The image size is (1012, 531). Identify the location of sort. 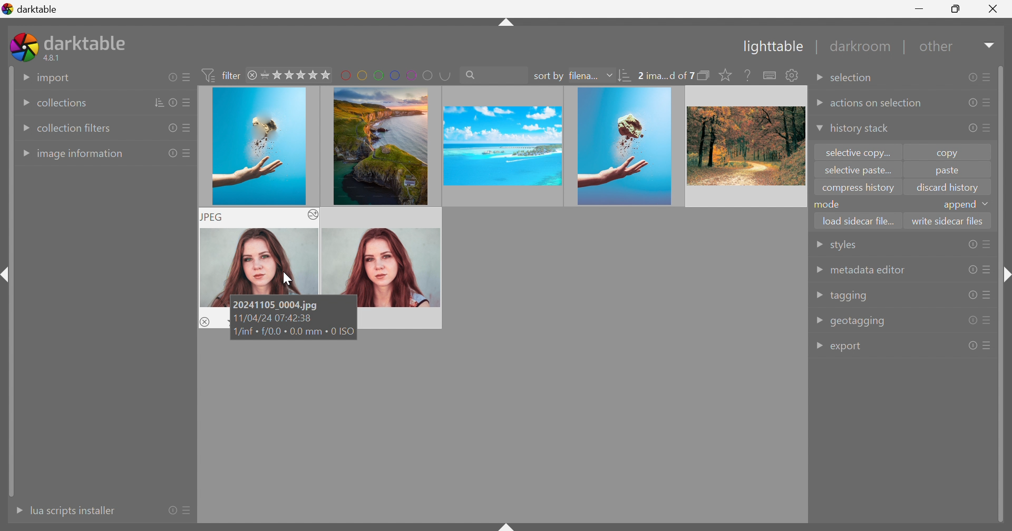
(626, 77).